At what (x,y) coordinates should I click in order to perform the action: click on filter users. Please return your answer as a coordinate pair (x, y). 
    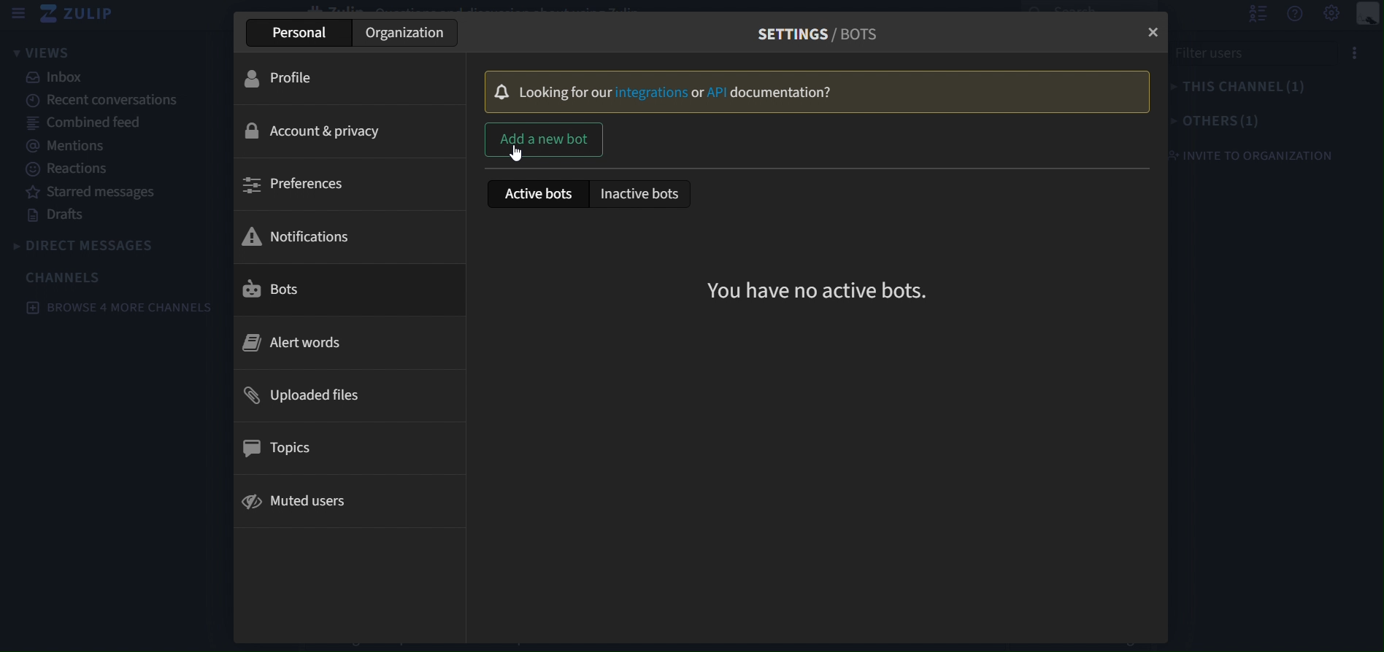
    Looking at the image, I should click on (1264, 58).